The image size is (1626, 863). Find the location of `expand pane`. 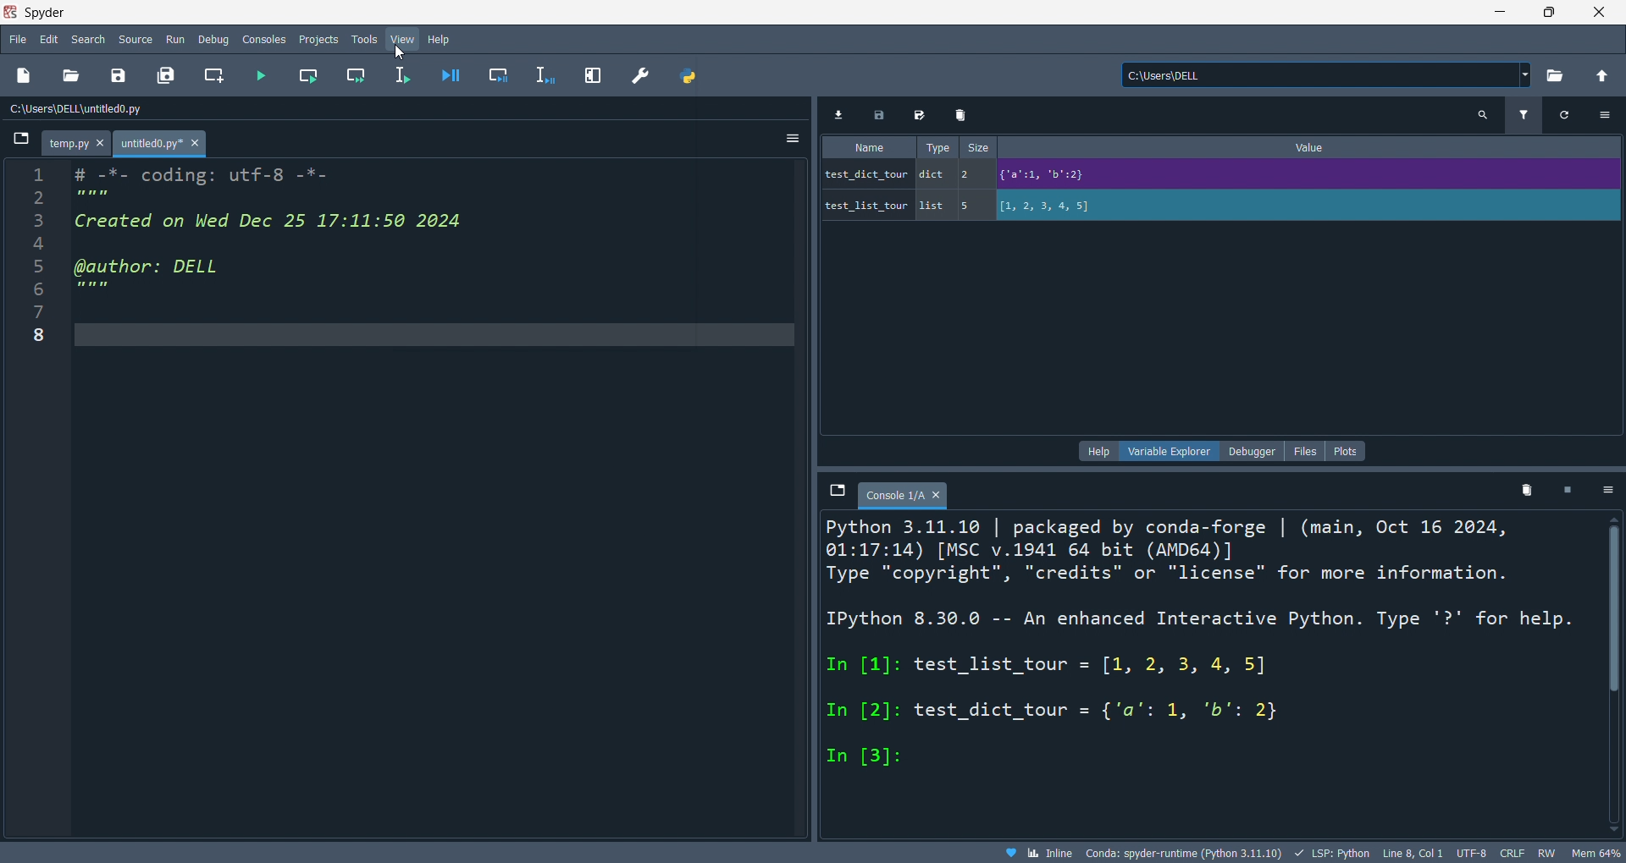

expand pane is located at coordinates (596, 74).